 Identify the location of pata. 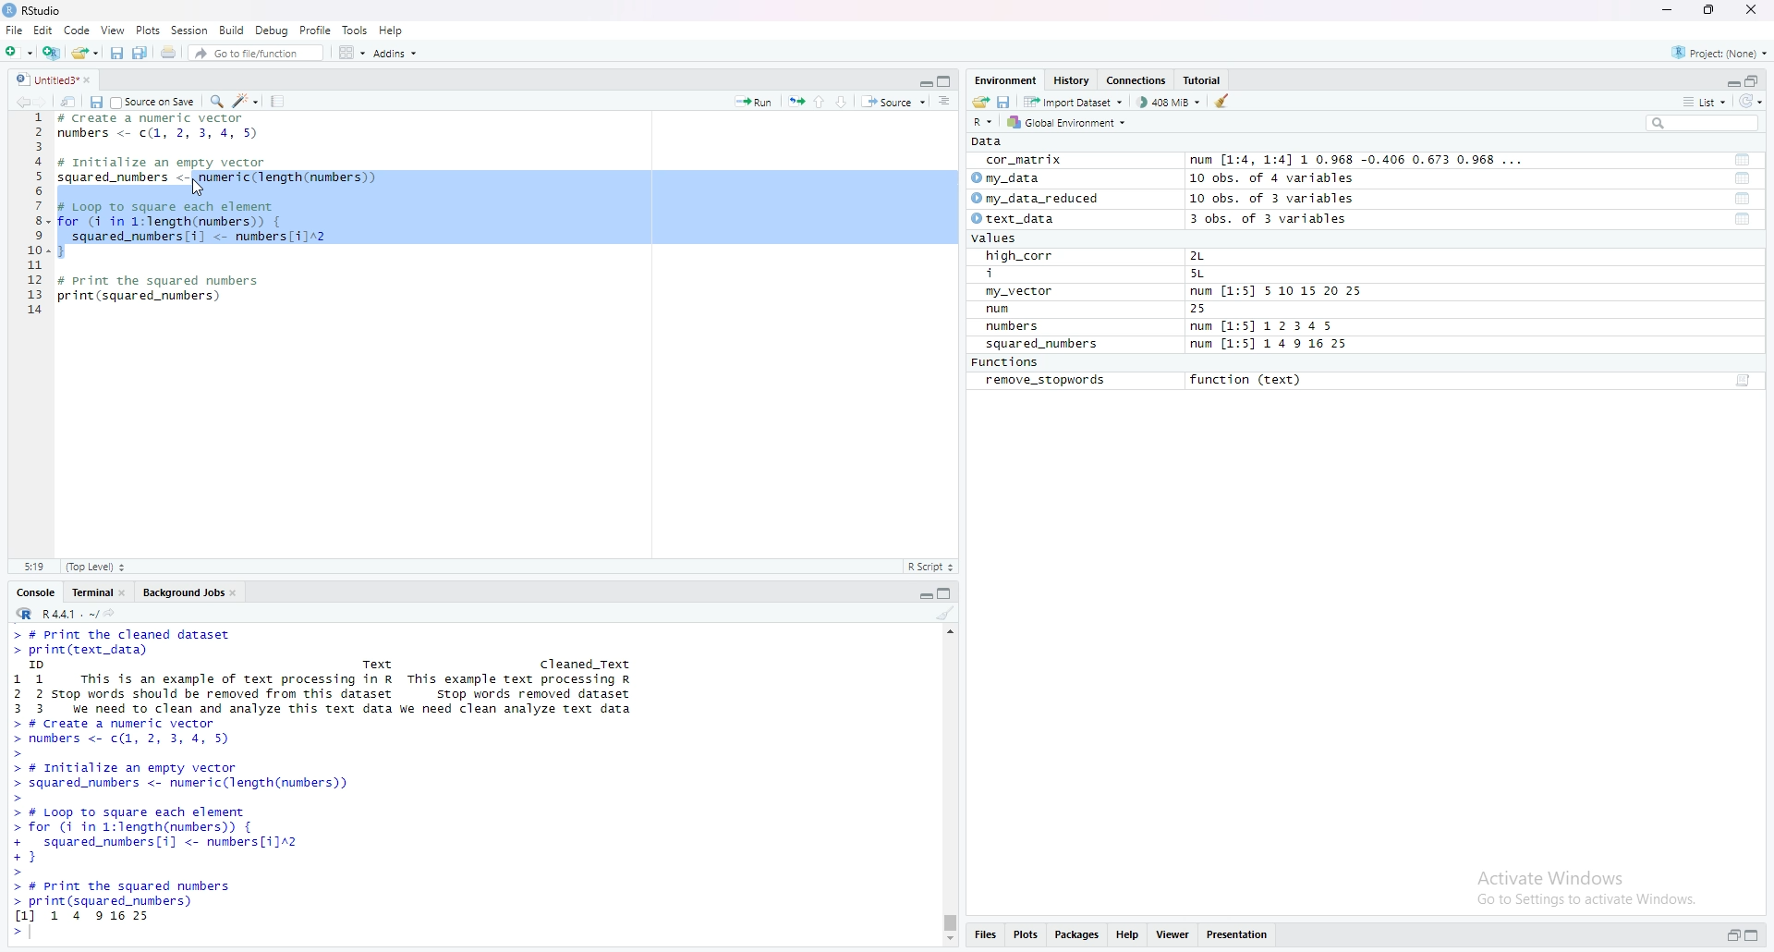
(991, 141).